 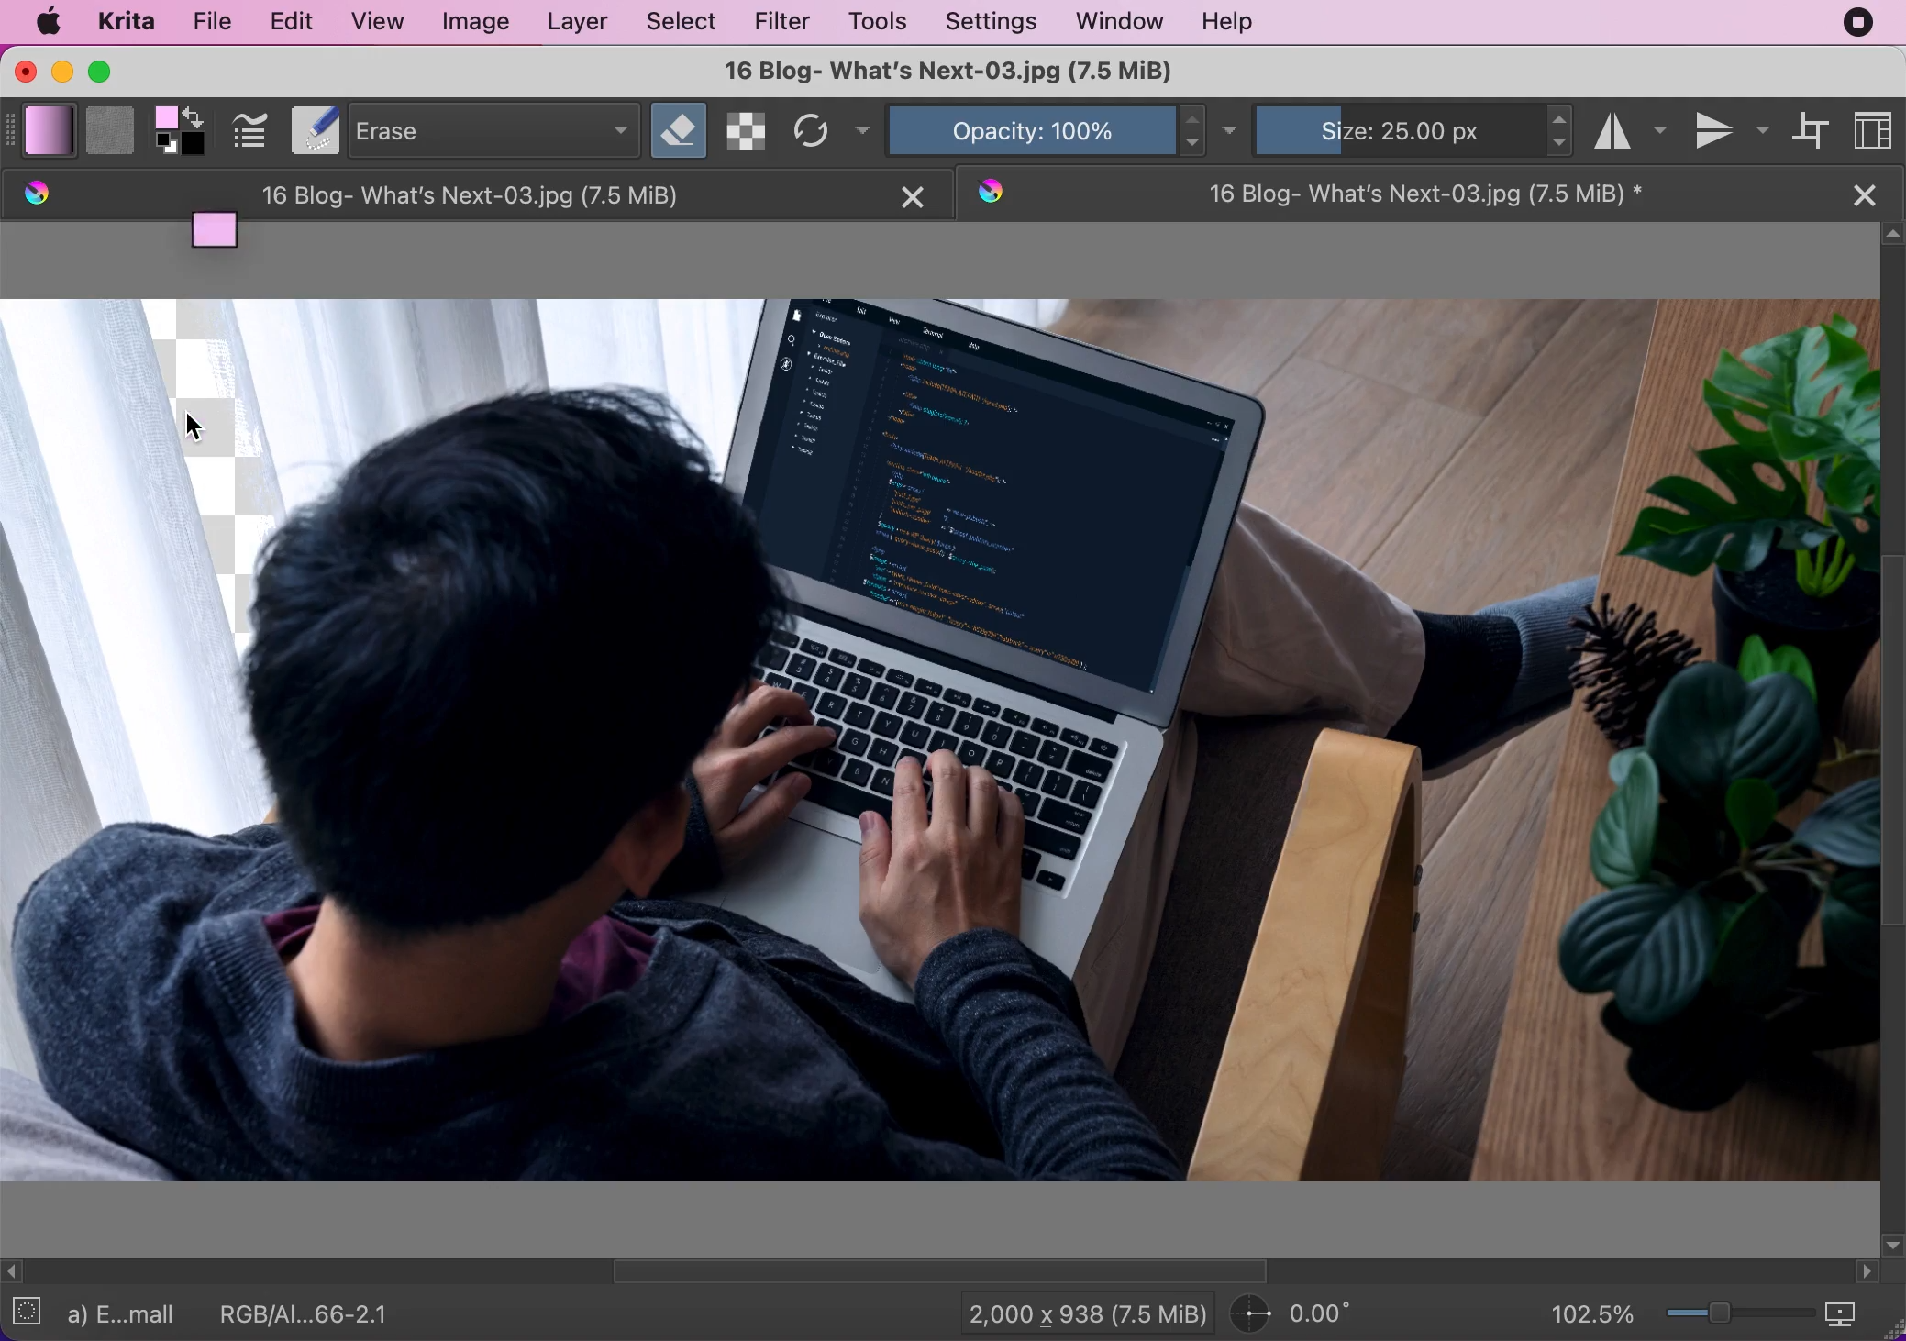 What do you see at coordinates (992, 21) in the screenshot?
I see `settings` at bounding box center [992, 21].